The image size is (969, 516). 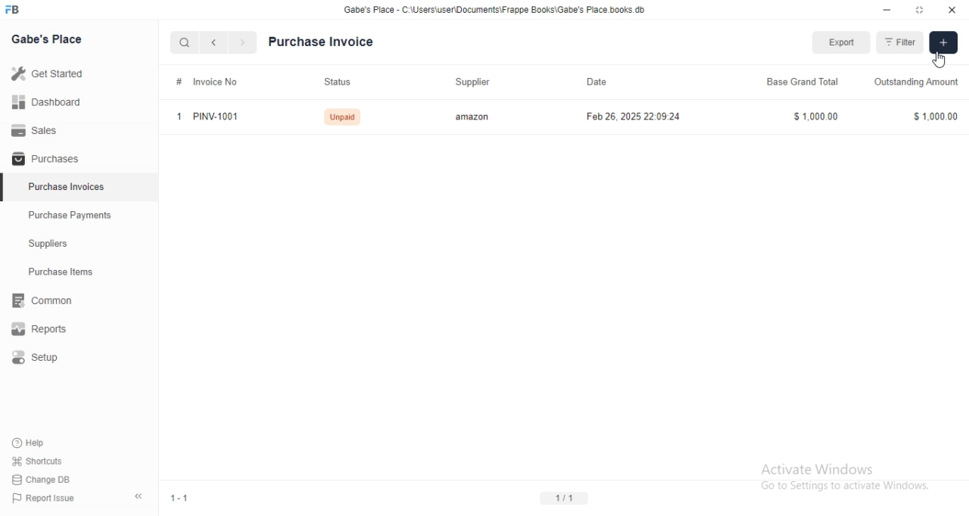 I want to click on Suppliers, so click(x=79, y=243).